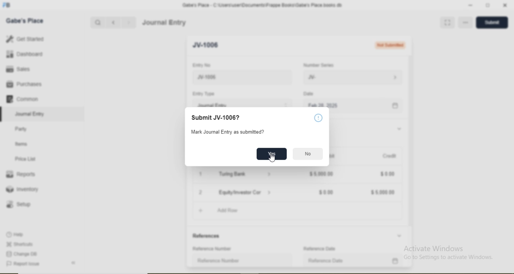 This screenshot has height=274, width=514. Describe the element at coordinates (411, 150) in the screenshot. I see `Scroll bar` at that location.